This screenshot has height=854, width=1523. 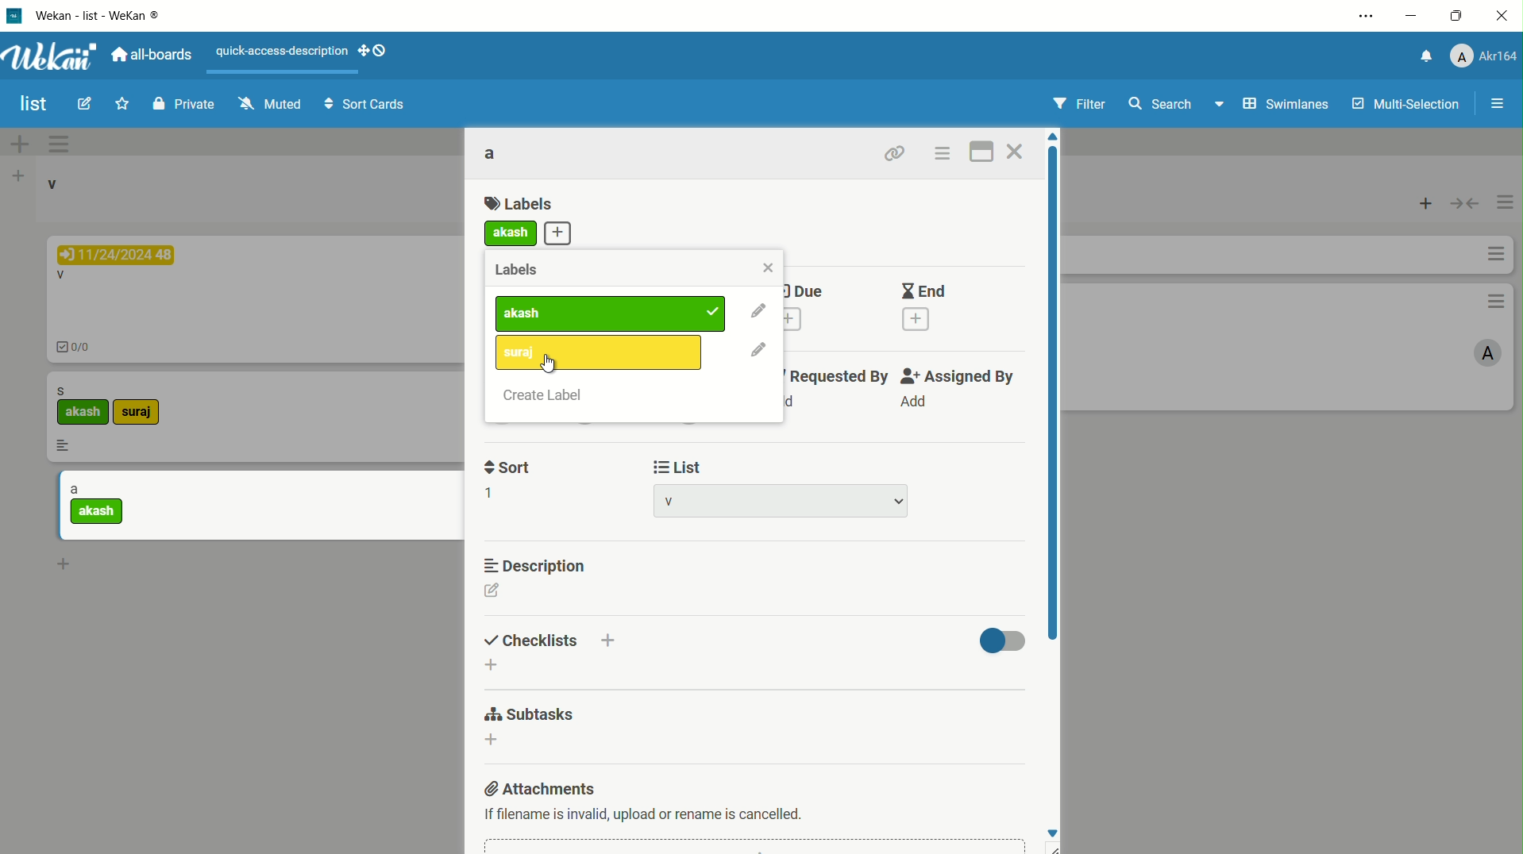 What do you see at coordinates (1484, 56) in the screenshot?
I see `profile` at bounding box center [1484, 56].